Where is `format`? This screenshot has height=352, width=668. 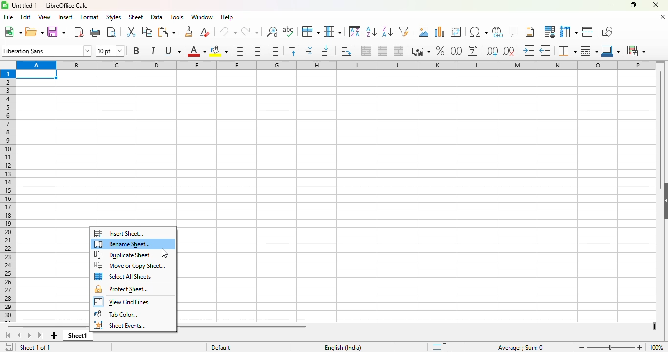
format is located at coordinates (89, 17).